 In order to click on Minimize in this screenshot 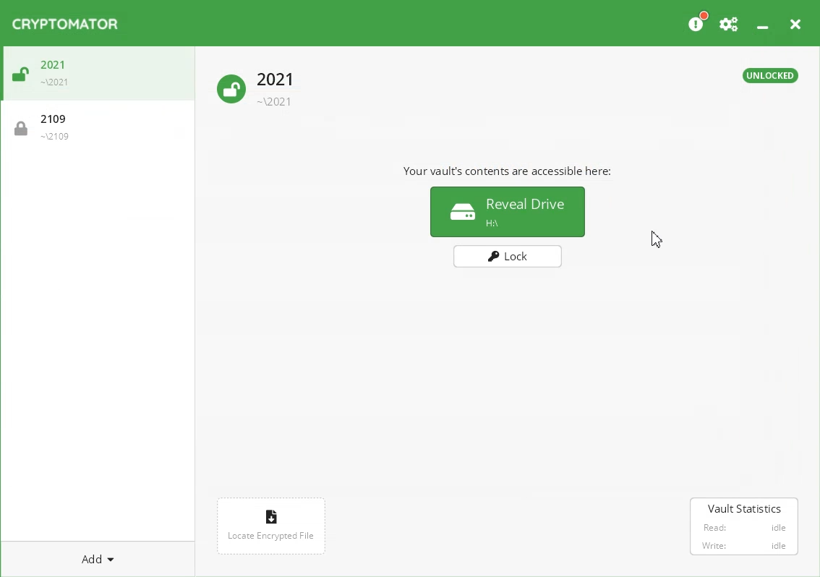, I will do `click(761, 24)`.